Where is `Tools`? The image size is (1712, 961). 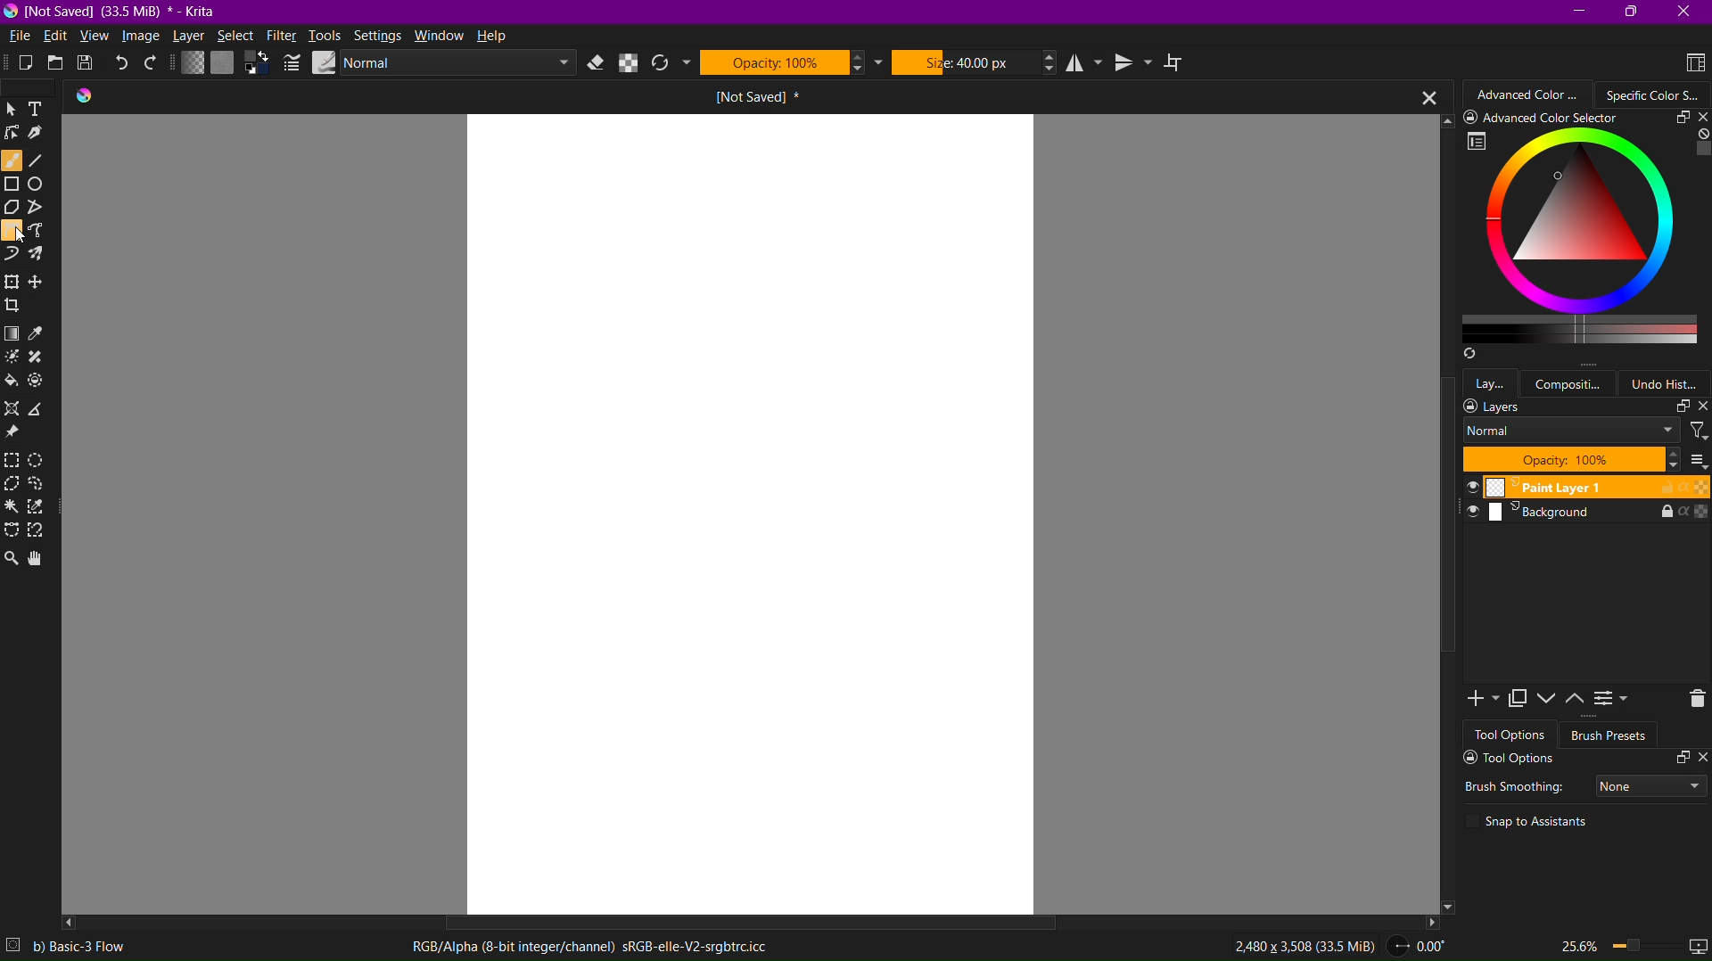
Tools is located at coordinates (326, 36).